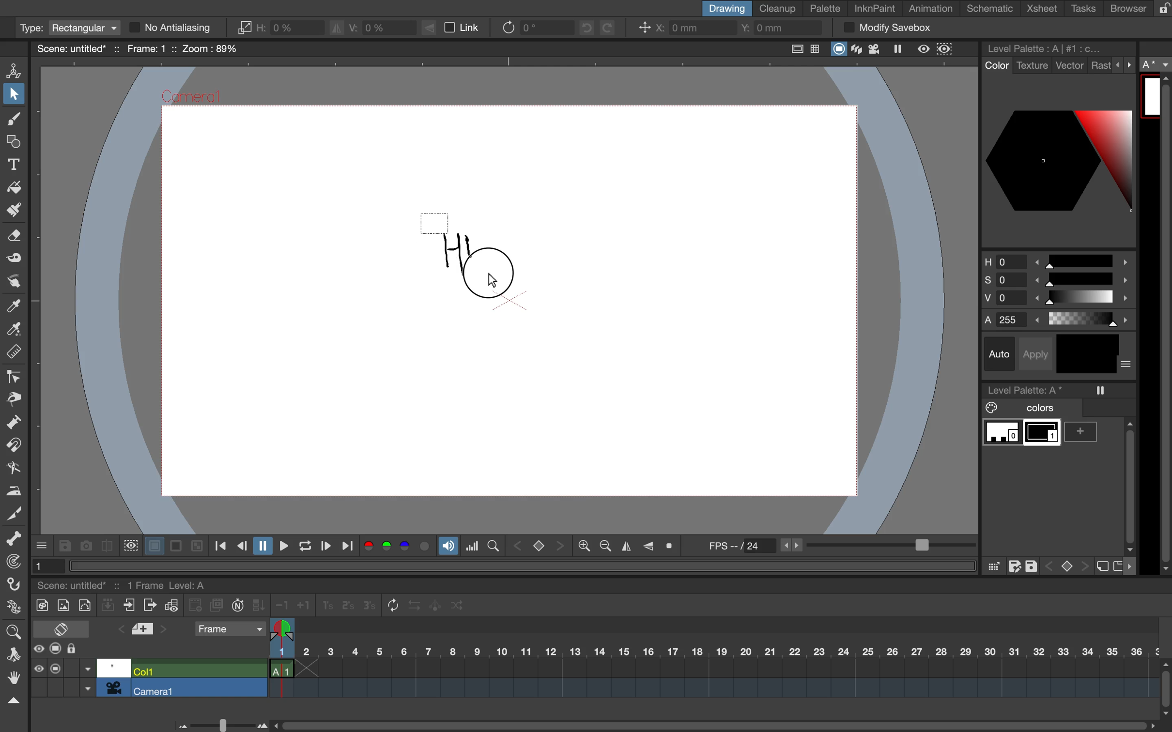 This screenshot has height=732, width=1172. I want to click on camera stand view, so click(837, 50).